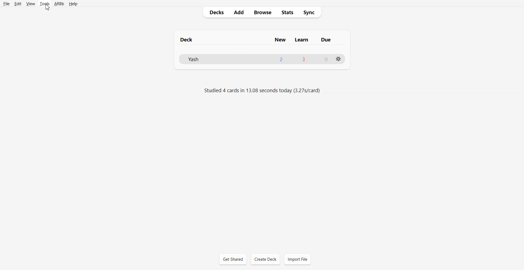 This screenshot has height=270, width=524. Describe the element at coordinates (263, 91) in the screenshot. I see `Studied 4 cards in 13.08 seconds today (3.27s/card)` at that location.